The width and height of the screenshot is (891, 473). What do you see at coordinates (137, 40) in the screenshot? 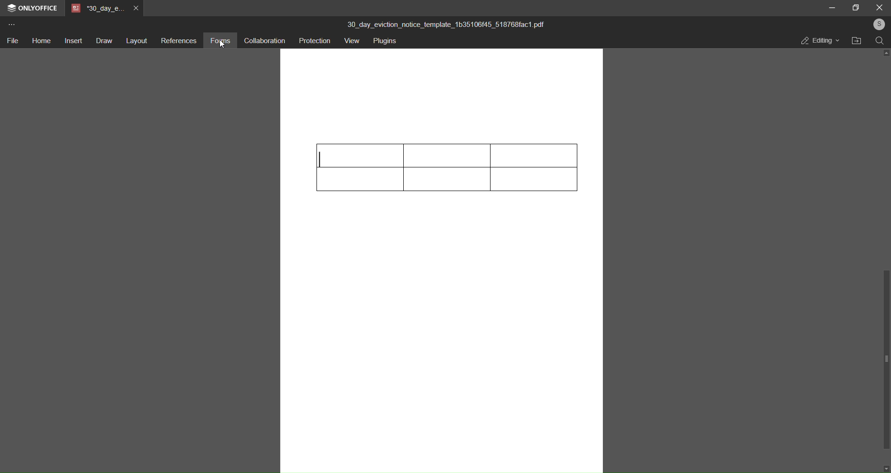
I see `layout` at bounding box center [137, 40].